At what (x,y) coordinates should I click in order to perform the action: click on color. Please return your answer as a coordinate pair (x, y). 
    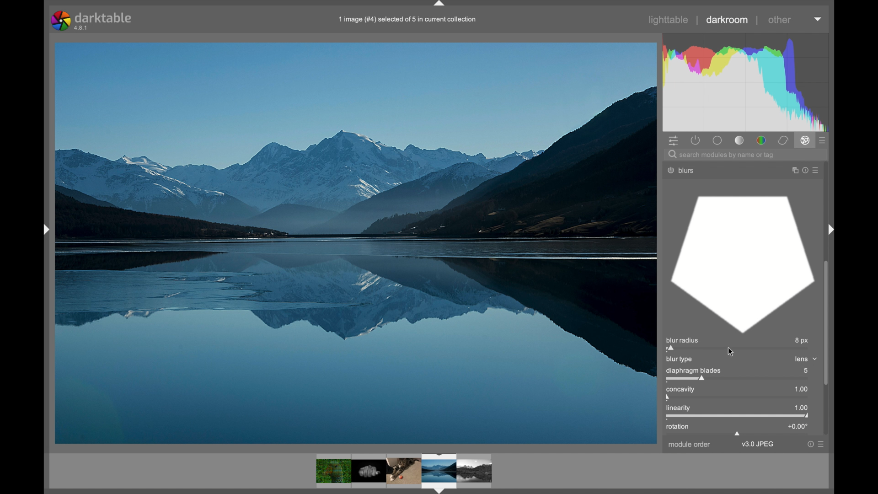
    Looking at the image, I should click on (760, 140).